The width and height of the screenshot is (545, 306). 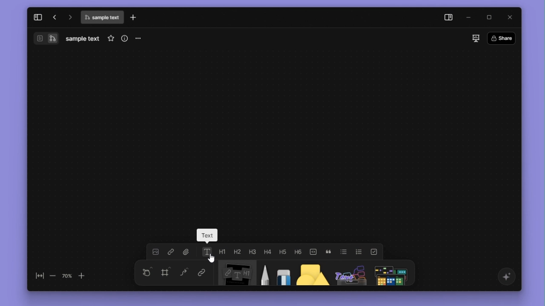 I want to click on link, so click(x=200, y=273).